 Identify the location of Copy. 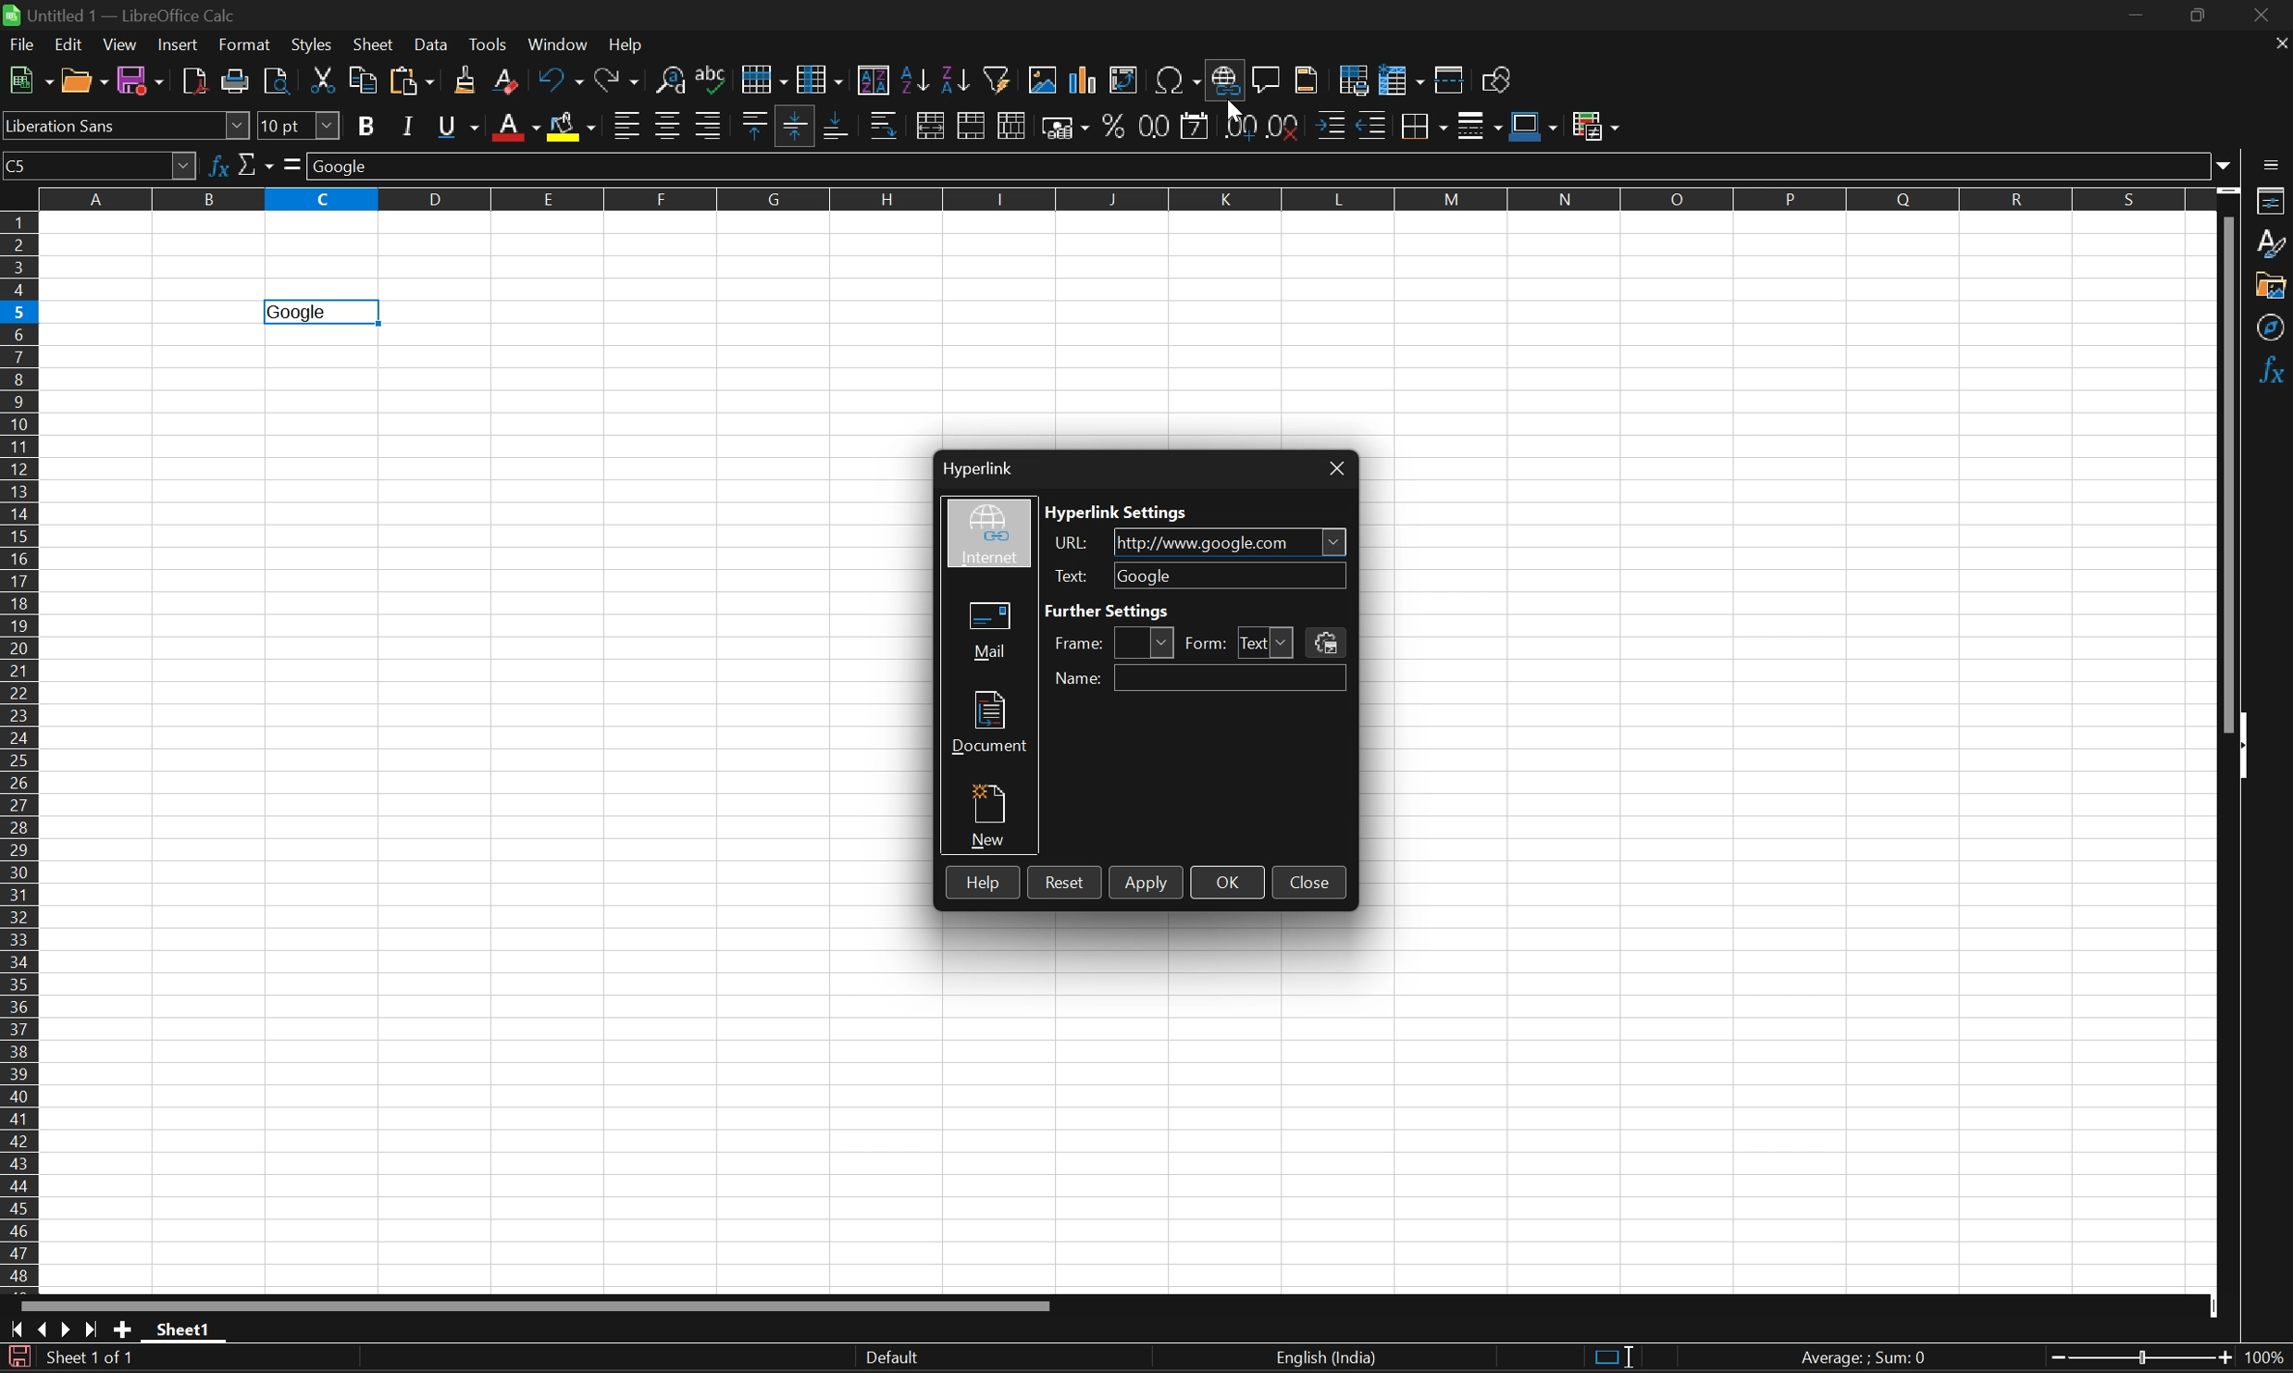
(360, 79).